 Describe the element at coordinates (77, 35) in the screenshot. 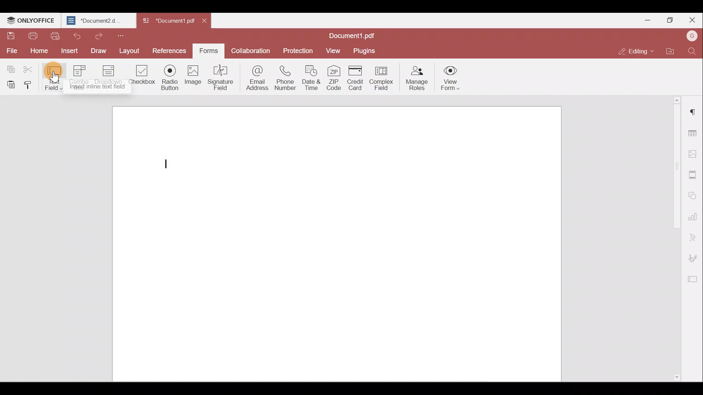

I see `Undo` at that location.